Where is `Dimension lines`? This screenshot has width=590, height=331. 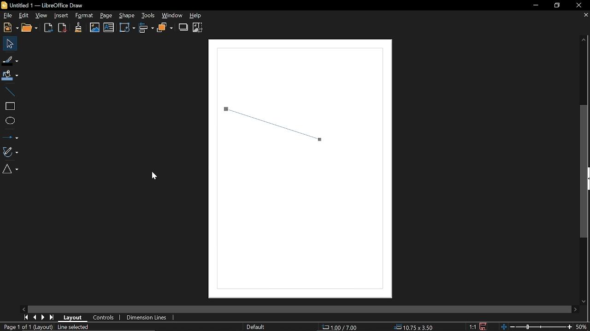
Dimension lines is located at coordinates (148, 317).